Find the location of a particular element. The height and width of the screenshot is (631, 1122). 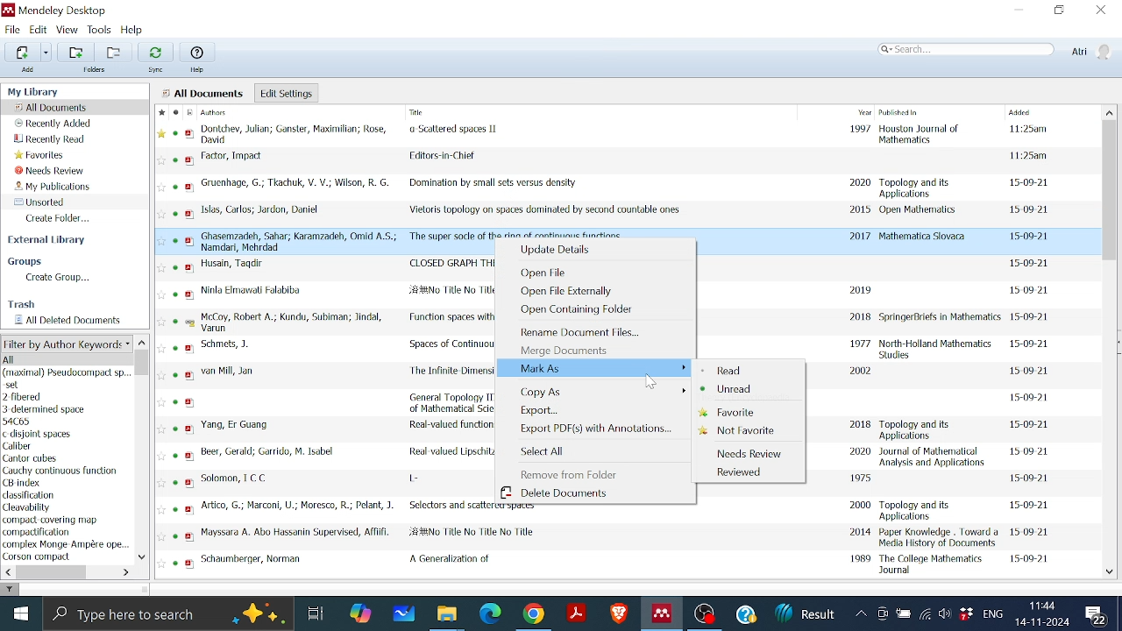

Select All is located at coordinates (563, 450).